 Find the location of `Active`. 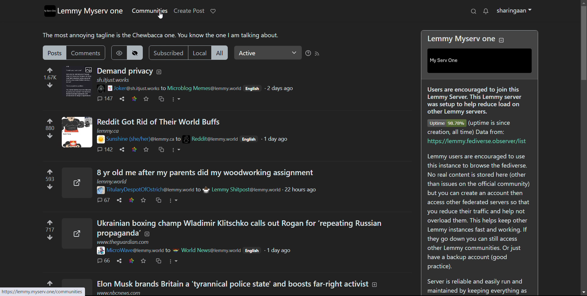

Active is located at coordinates (268, 52).